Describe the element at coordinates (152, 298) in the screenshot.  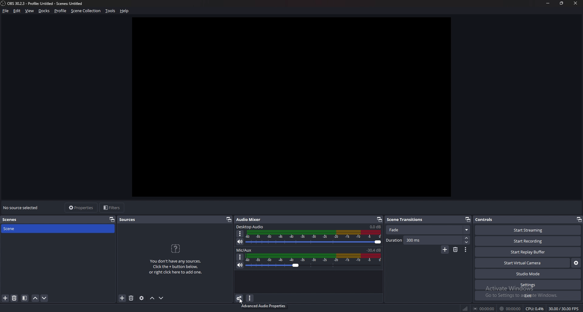
I see `move source up` at that location.